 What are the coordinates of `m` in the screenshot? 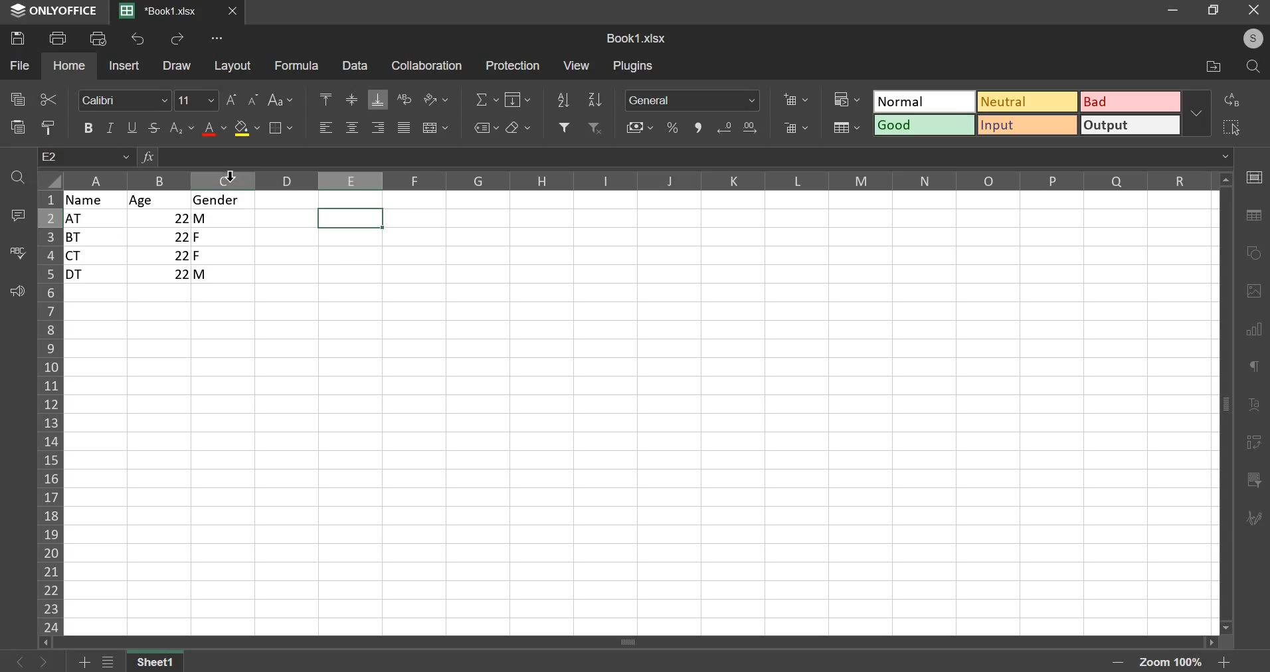 It's located at (224, 276).